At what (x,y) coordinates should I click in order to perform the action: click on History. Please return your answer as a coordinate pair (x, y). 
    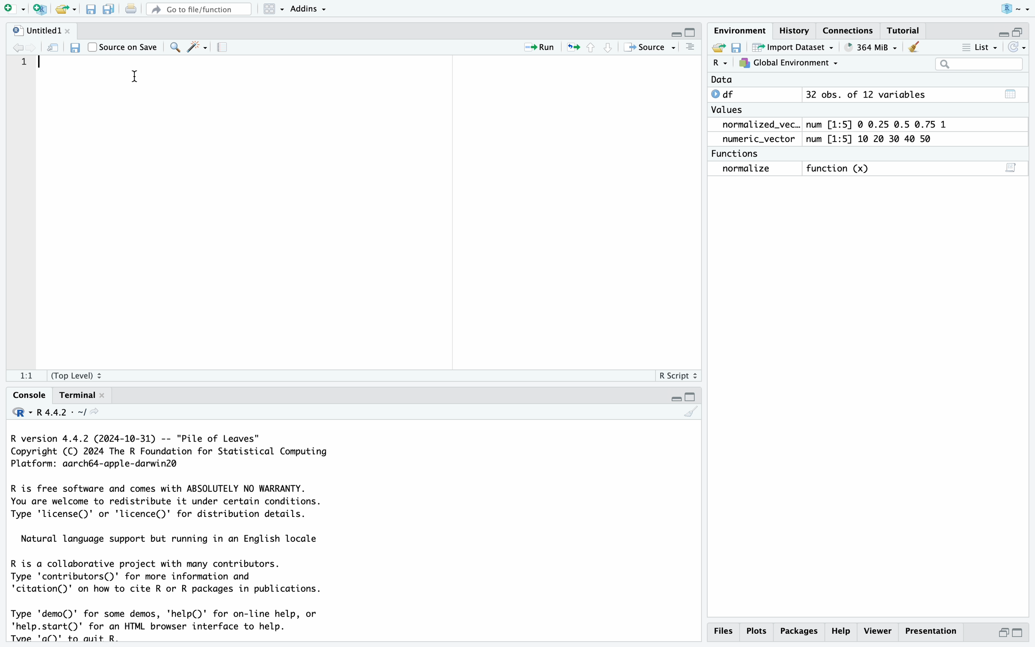
    Looking at the image, I should click on (795, 33).